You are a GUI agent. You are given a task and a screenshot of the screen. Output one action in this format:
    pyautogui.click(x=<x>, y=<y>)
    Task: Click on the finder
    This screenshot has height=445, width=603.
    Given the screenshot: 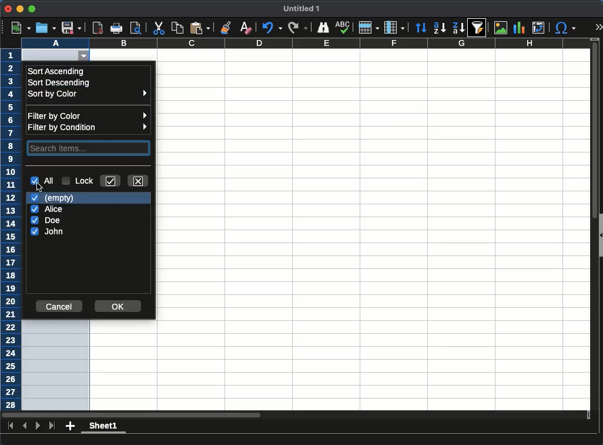 What is the action you would take?
    pyautogui.click(x=323, y=28)
    